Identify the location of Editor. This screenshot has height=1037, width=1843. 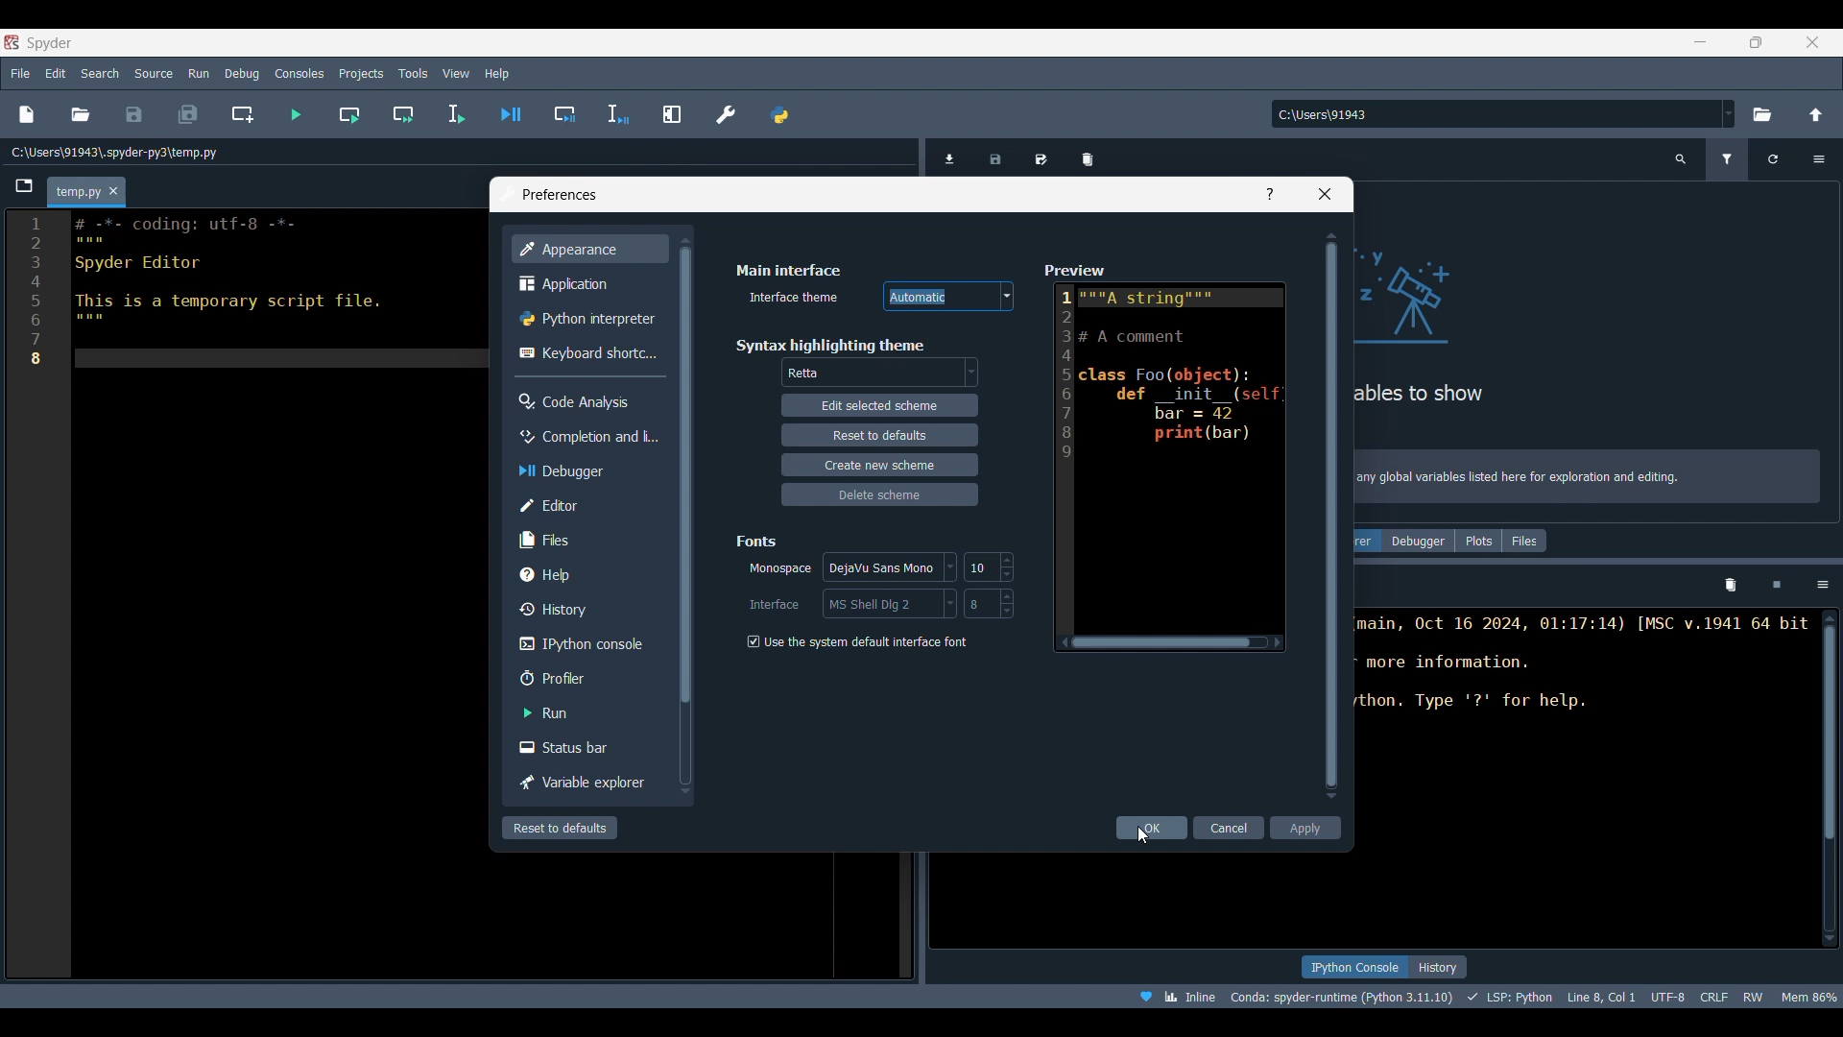
(586, 505).